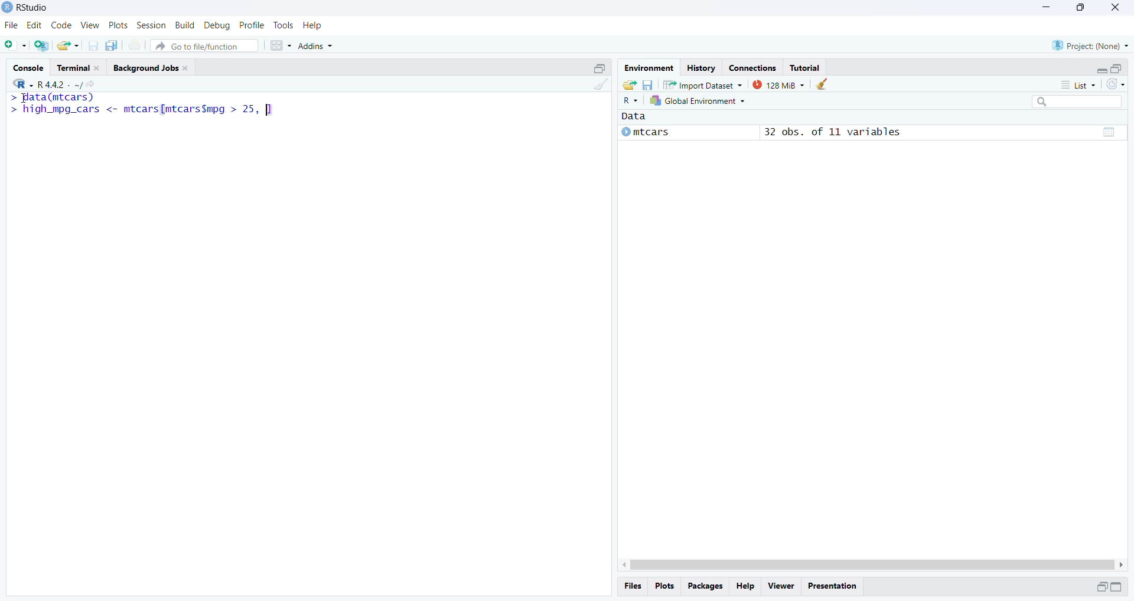 This screenshot has height=601, width=1134. What do you see at coordinates (695, 101) in the screenshot?
I see `global environment` at bounding box center [695, 101].